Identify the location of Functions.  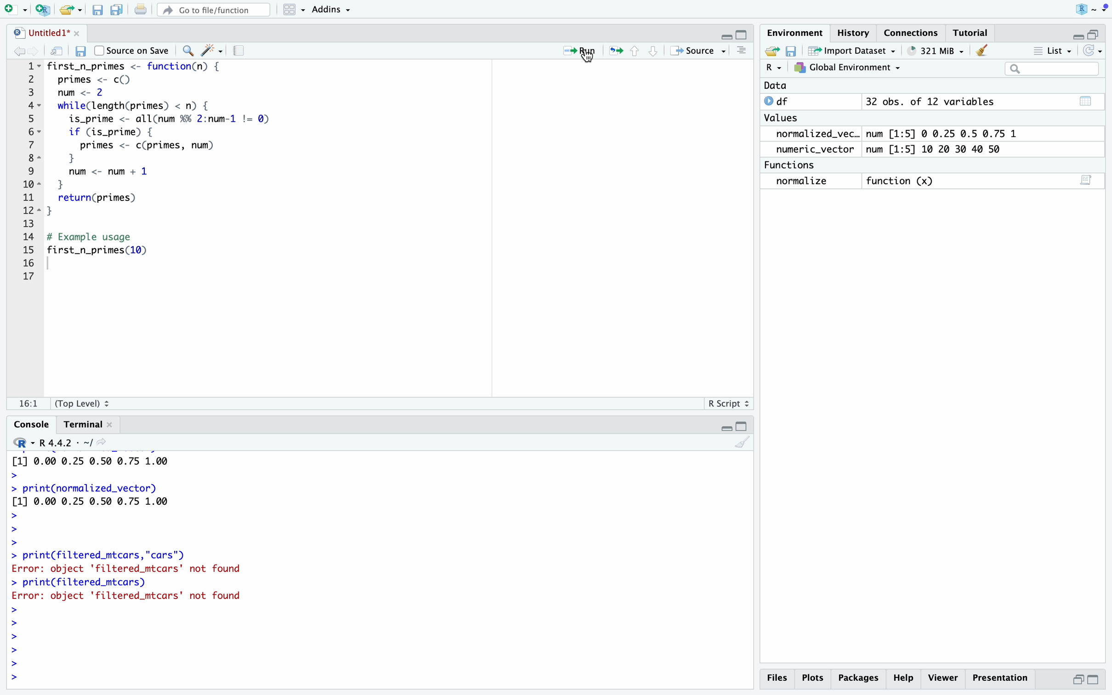
(799, 165).